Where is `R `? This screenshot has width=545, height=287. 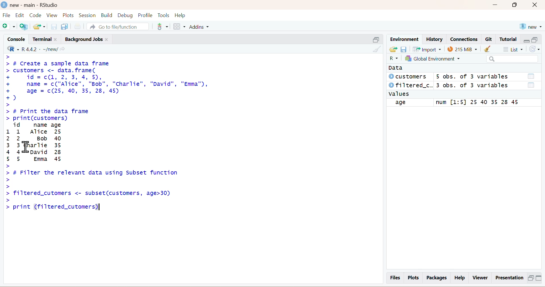 R  is located at coordinates (391, 59).